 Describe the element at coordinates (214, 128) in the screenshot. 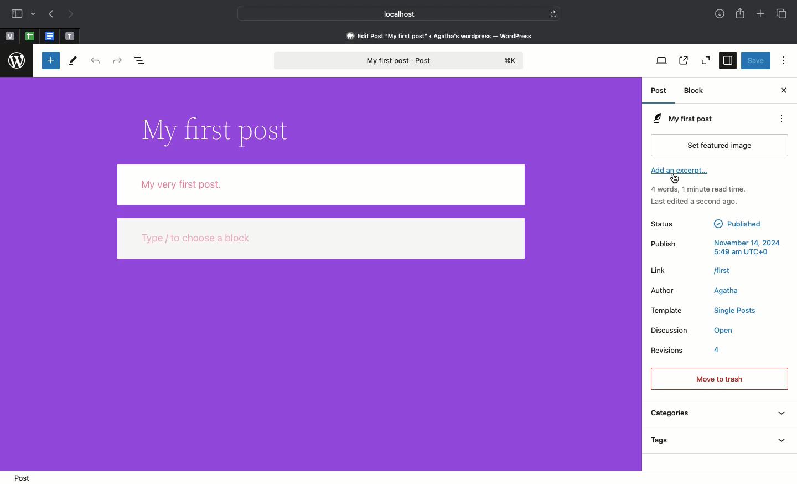

I see `Title` at that location.